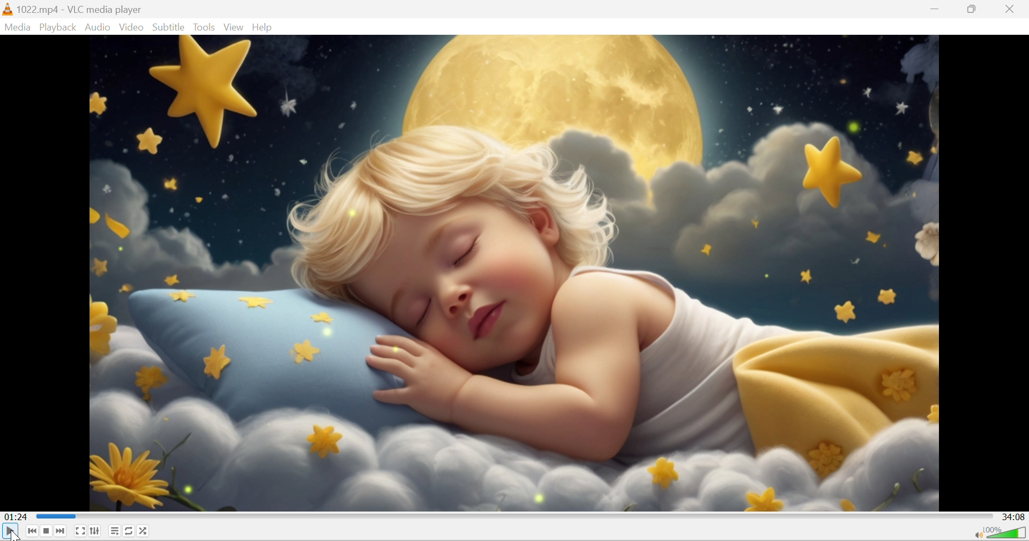 This screenshot has width=1029, height=541. What do you see at coordinates (514, 272) in the screenshot?
I see `video` at bounding box center [514, 272].